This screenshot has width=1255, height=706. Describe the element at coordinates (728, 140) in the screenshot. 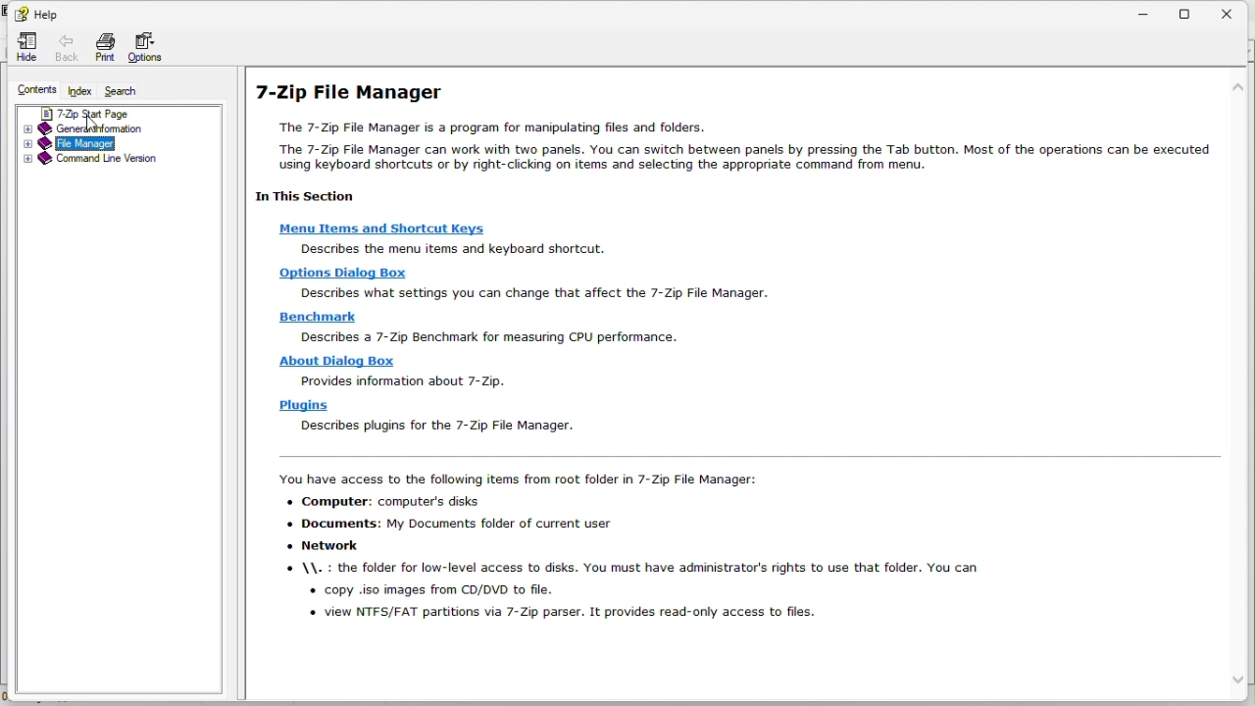

I see `7-Zip File Manager
The 7-Zip File Manager is a program for manipulating files and folders
The 7-Zip File Manager can work with two panels. You can switch between panels by pressing the Tab button. Most of the operations can be executed
using keyboard shortcuts or by right-clicking on items and selecting the appropriate command from menu.

In This Section` at that location.